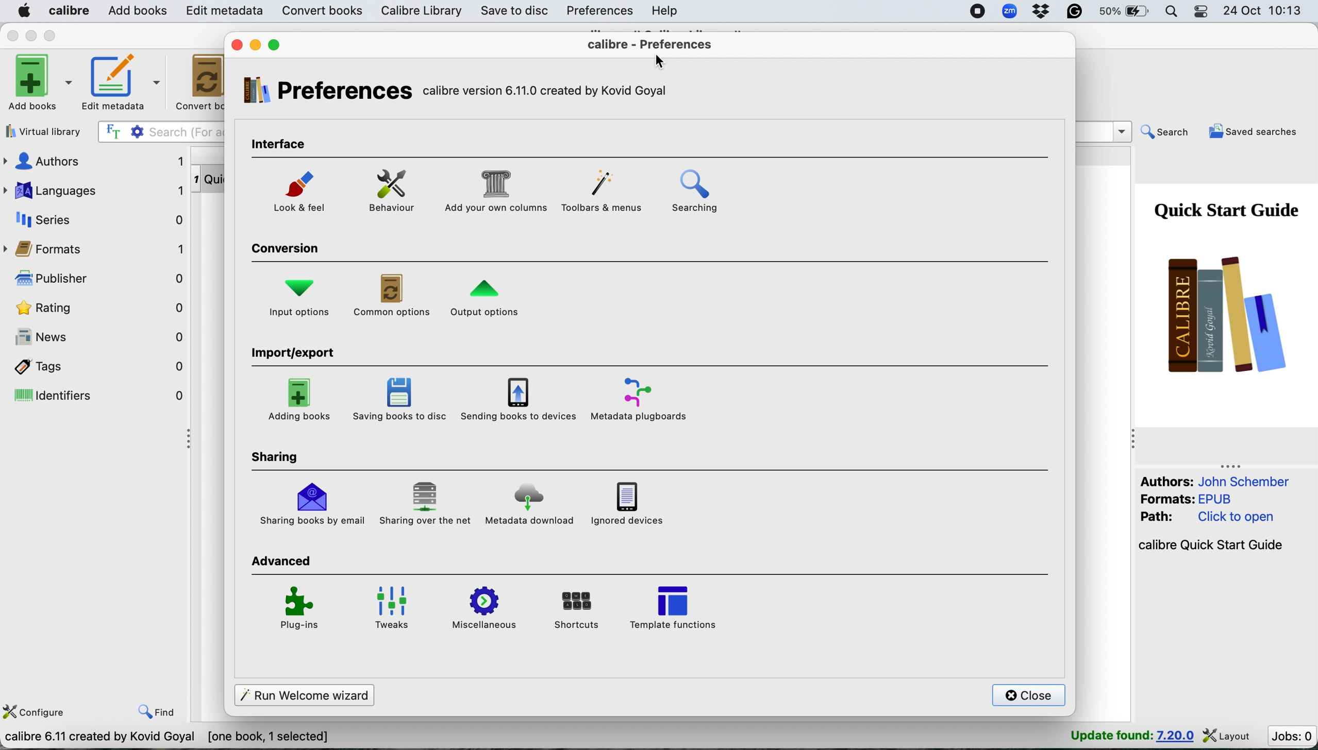  I want to click on run welcome wizards, so click(304, 696).